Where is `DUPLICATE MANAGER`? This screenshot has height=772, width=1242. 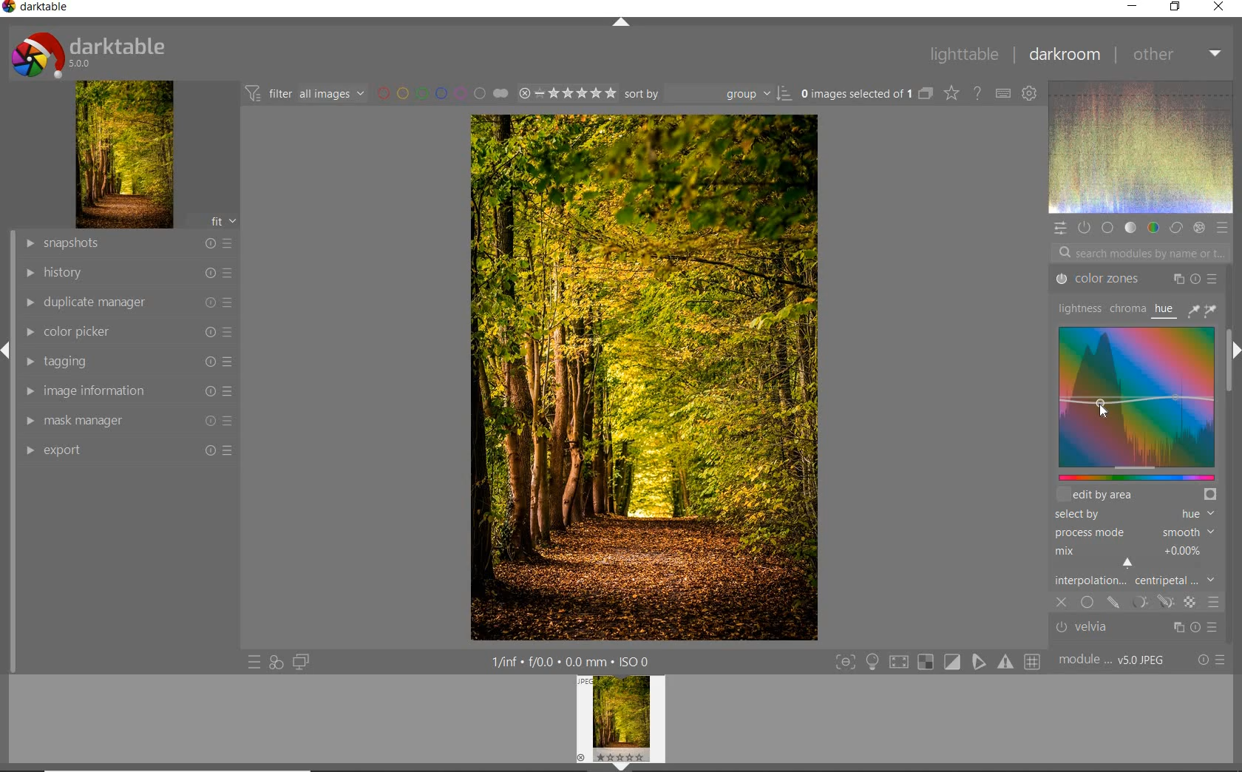 DUPLICATE MANAGER is located at coordinates (127, 301).